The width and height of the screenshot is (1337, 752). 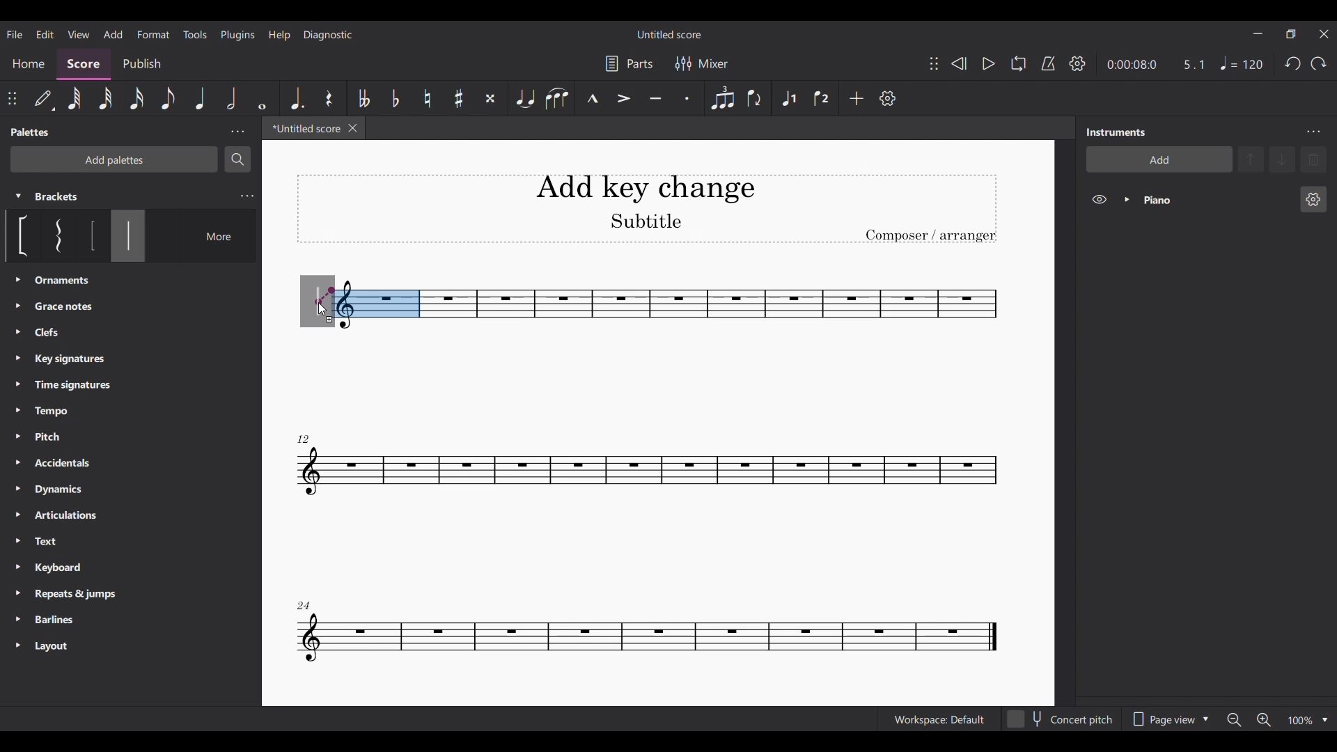 What do you see at coordinates (238, 34) in the screenshot?
I see `Plugins menu` at bounding box center [238, 34].